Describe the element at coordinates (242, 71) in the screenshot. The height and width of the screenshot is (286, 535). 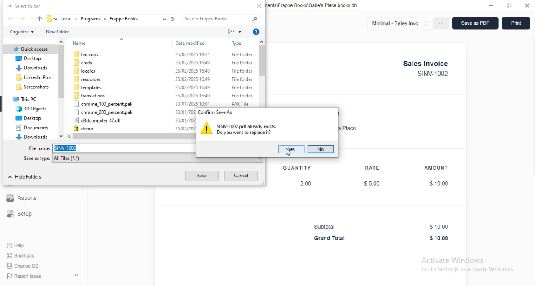
I see `file folder` at that location.